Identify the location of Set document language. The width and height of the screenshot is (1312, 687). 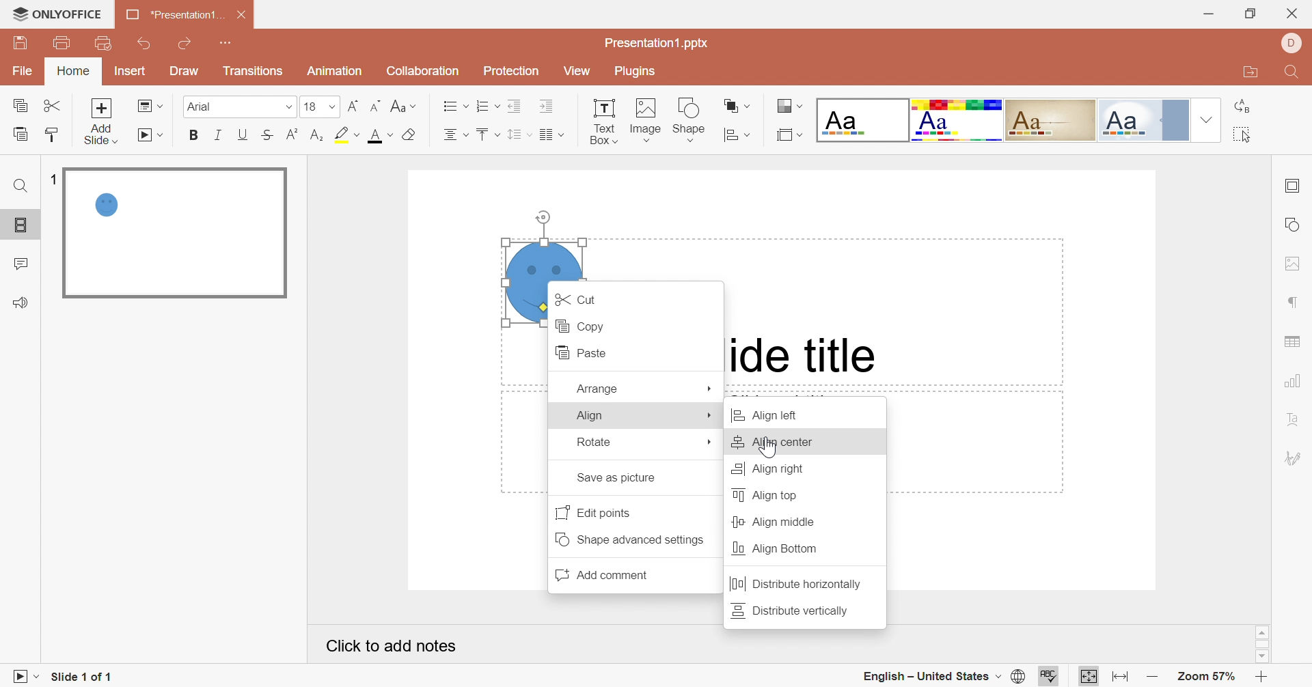
(1020, 677).